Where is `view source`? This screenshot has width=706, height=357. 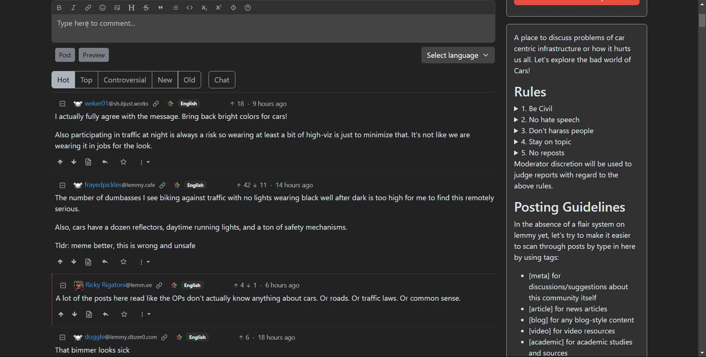
view source is located at coordinates (89, 315).